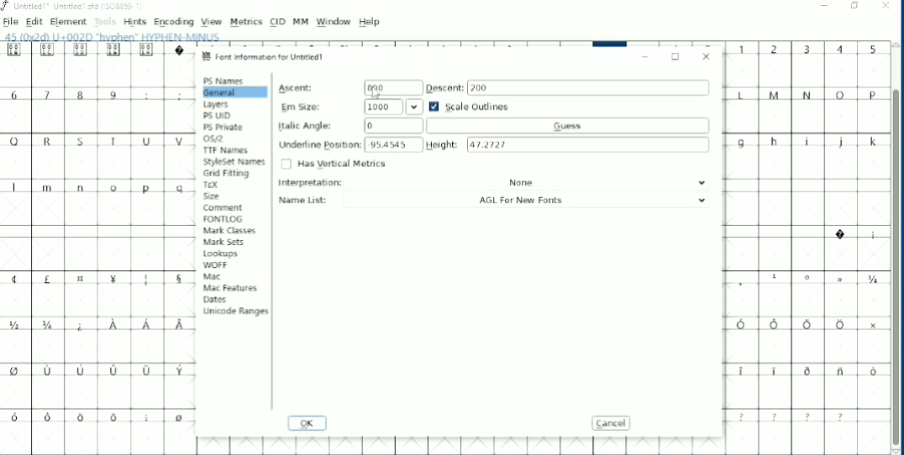 This screenshot has width=904, height=455. Describe the element at coordinates (676, 57) in the screenshot. I see `Maximize` at that location.